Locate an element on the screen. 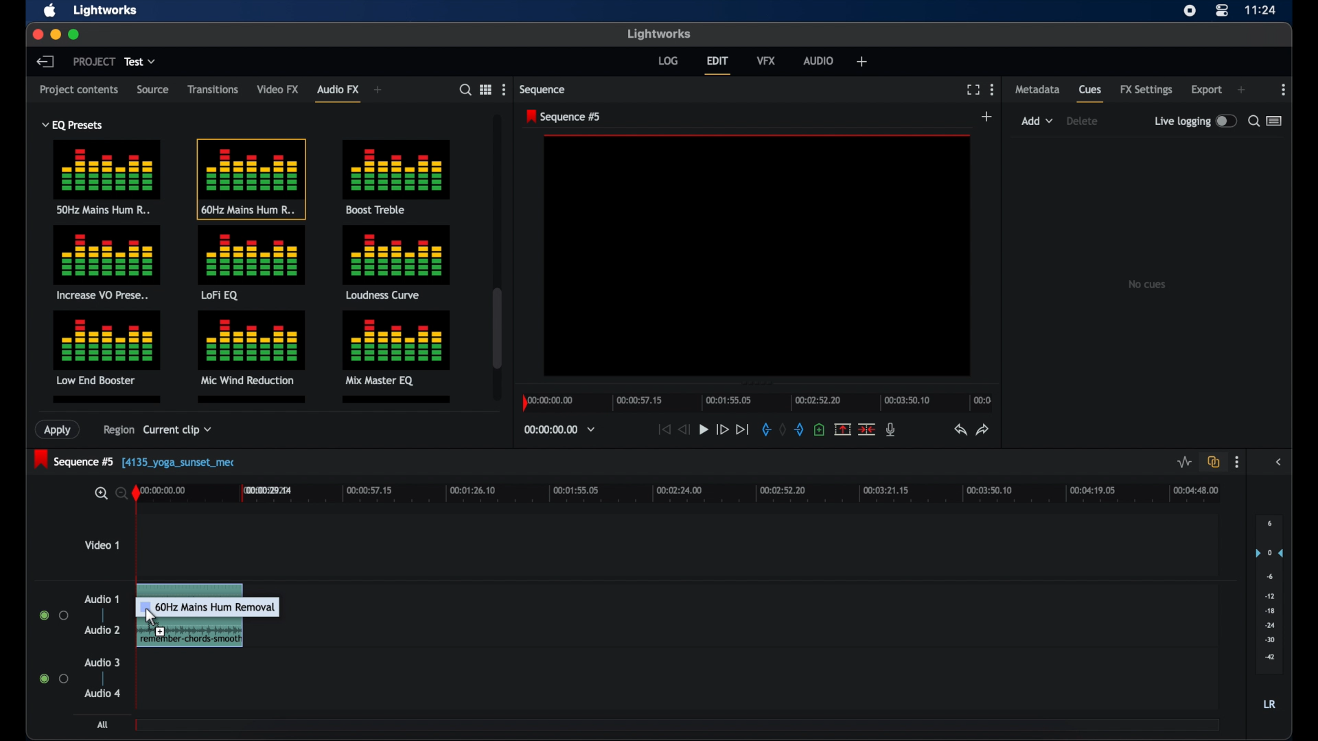  more options is located at coordinates (503, 89).